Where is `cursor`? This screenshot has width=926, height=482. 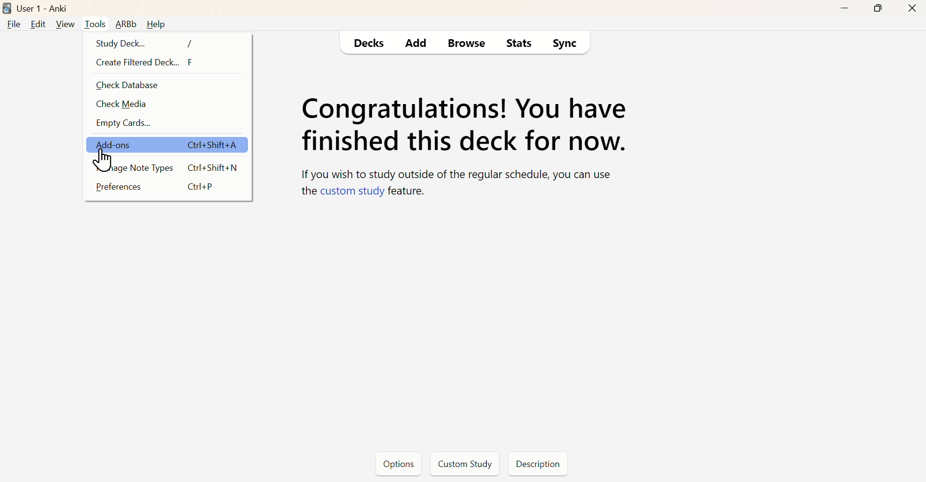
cursor is located at coordinates (106, 162).